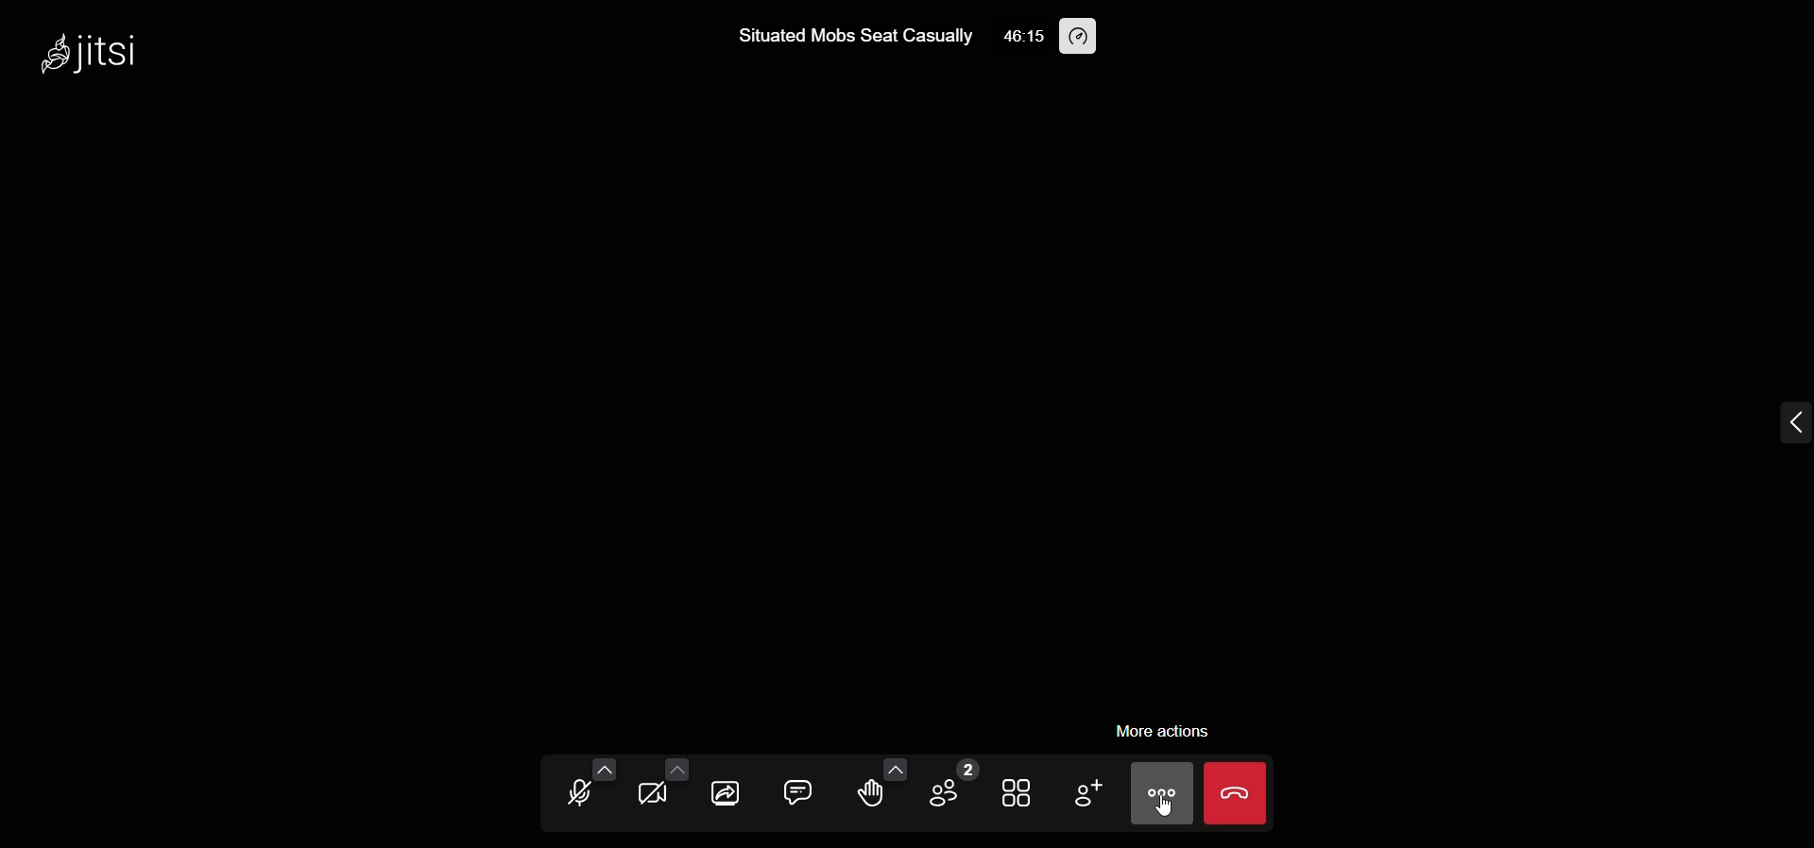  I want to click on tile view, so click(1013, 792).